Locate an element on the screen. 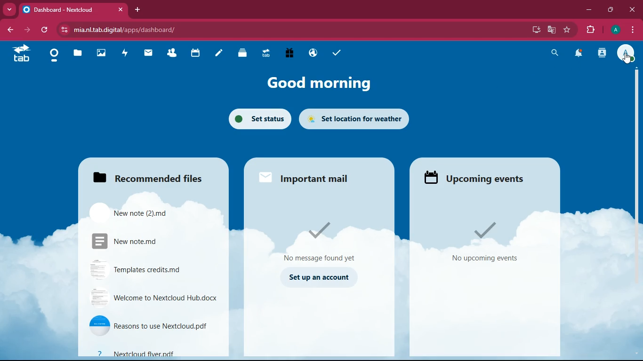  friends is located at coordinates (170, 54).